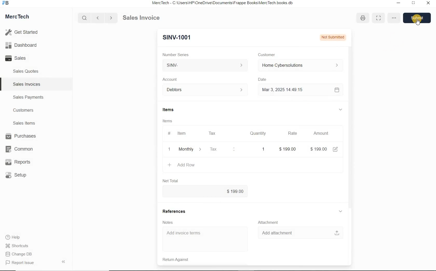 The height and width of the screenshot is (271, 436). I want to click on Rate, so click(292, 134).